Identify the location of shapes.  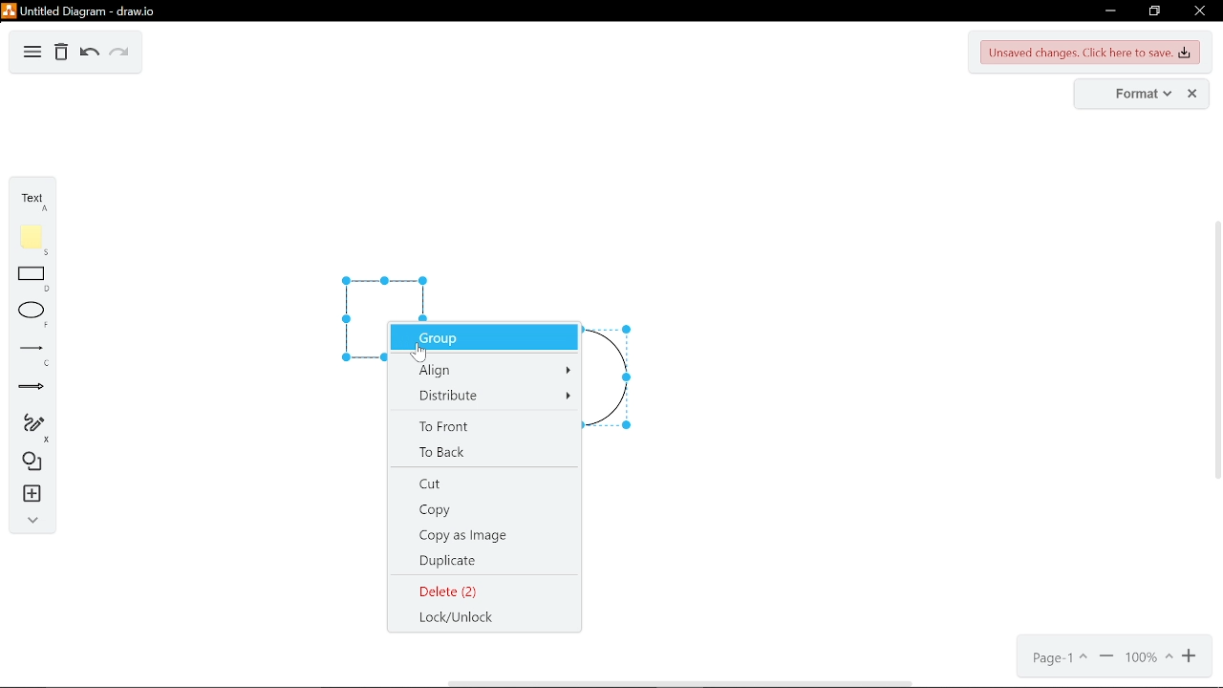
(29, 462).